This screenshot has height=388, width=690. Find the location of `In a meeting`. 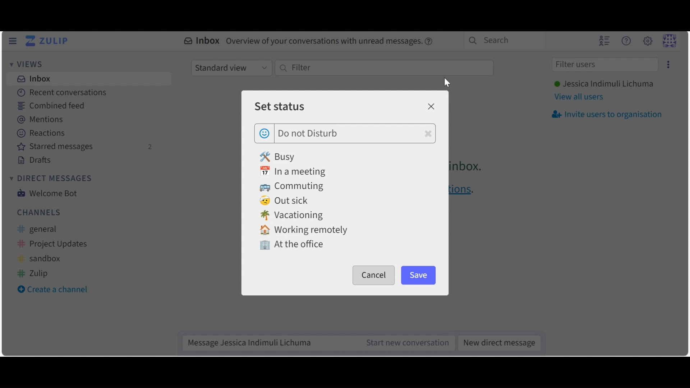

In a meeting is located at coordinates (296, 171).